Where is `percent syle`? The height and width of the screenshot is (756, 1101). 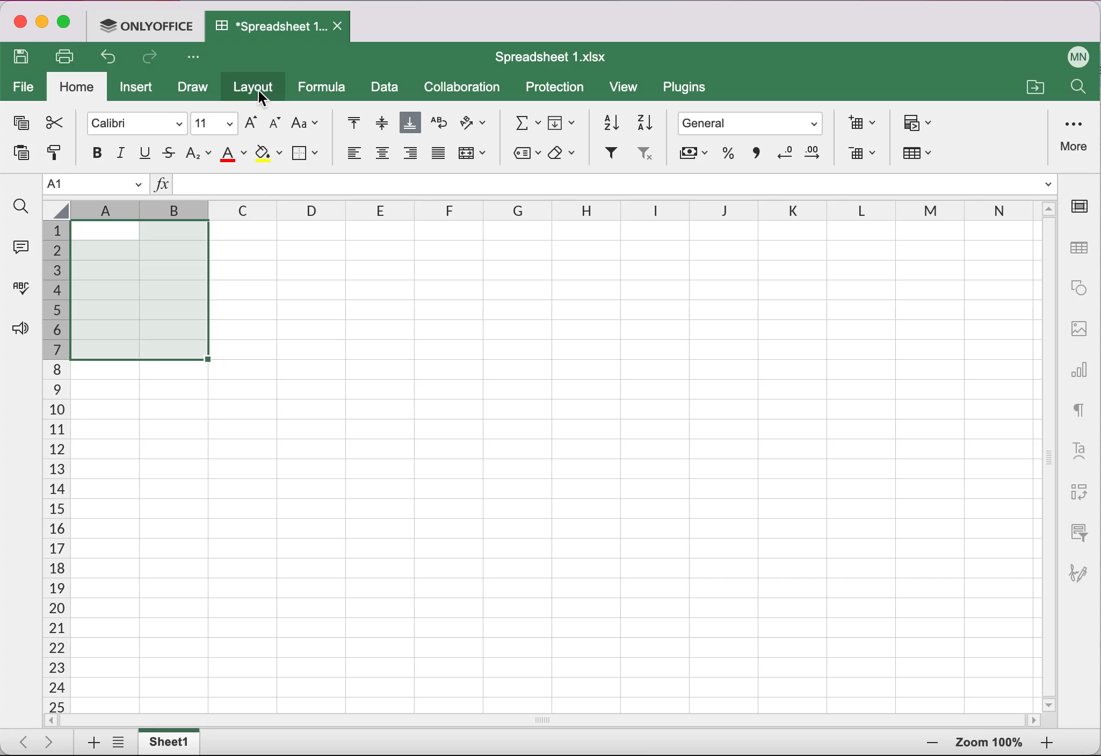
percent syle is located at coordinates (726, 156).